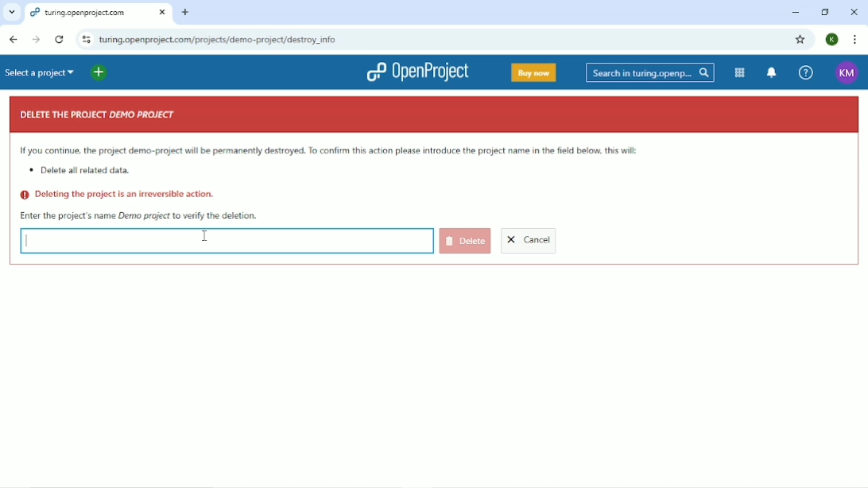  I want to click on Cursor, so click(207, 238).